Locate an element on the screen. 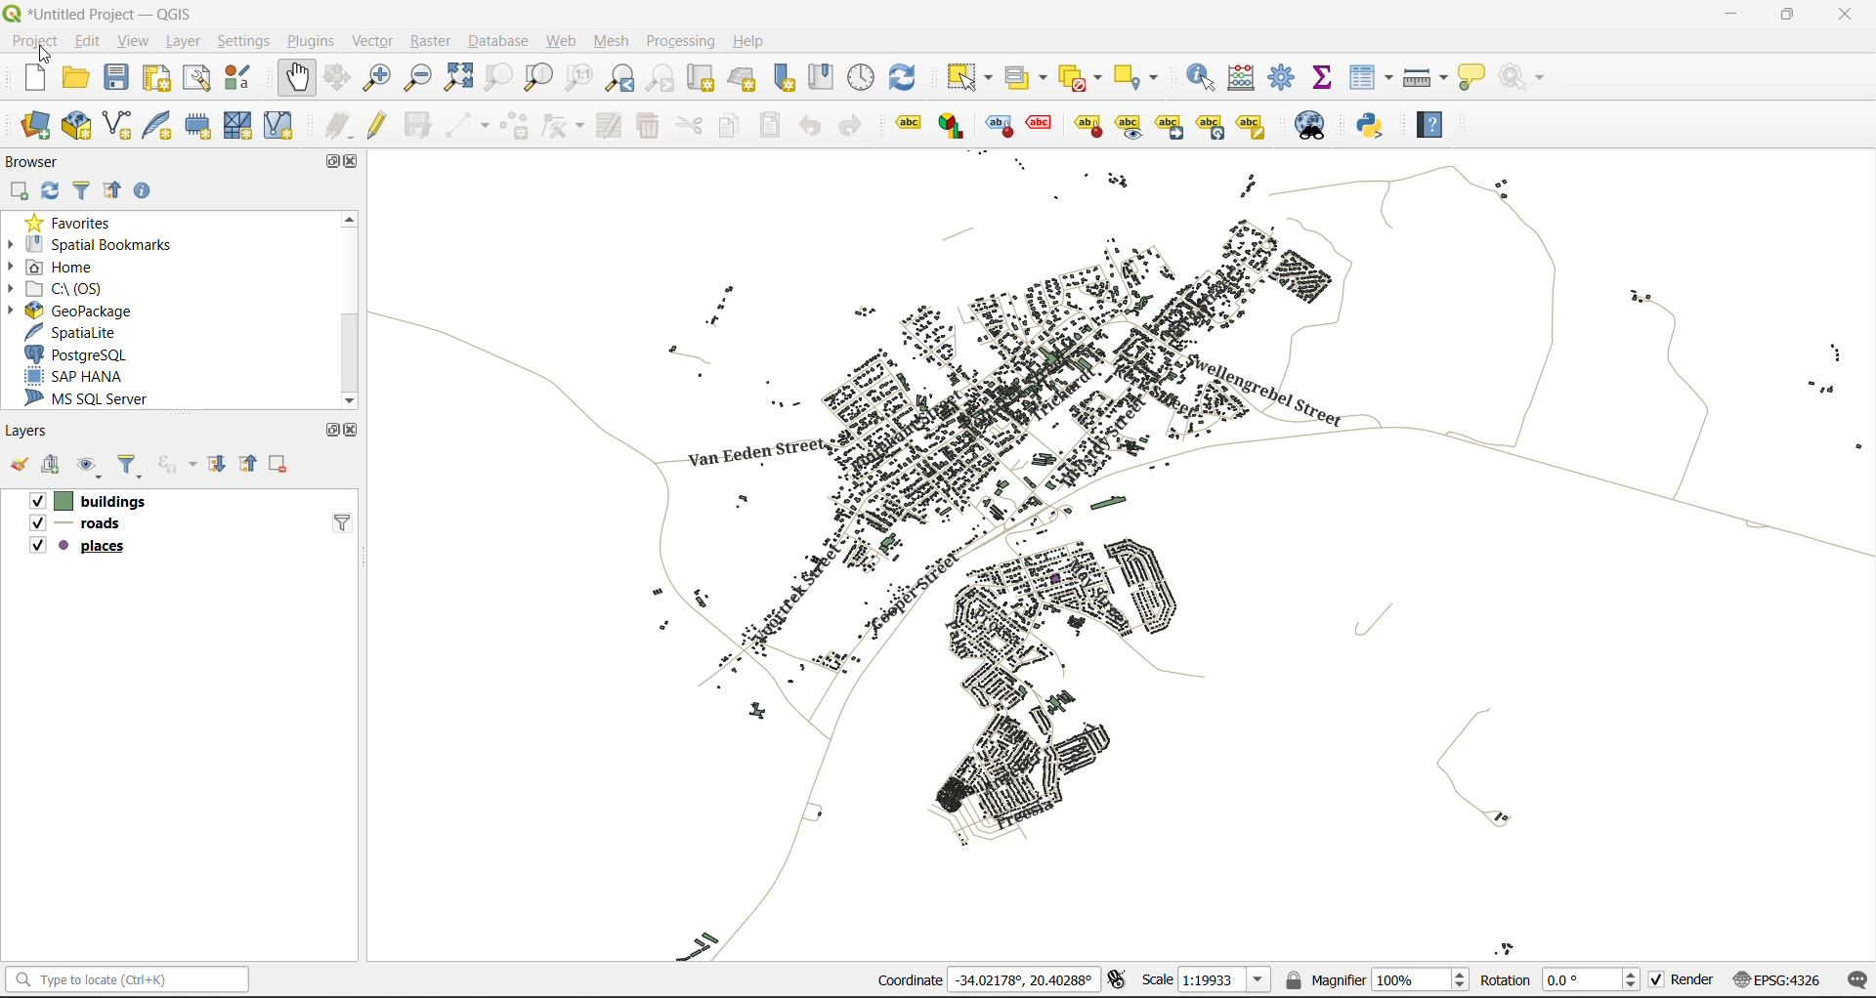 Image resolution: width=1876 pixels, height=998 pixels.  toggle display is located at coordinates (995, 125).